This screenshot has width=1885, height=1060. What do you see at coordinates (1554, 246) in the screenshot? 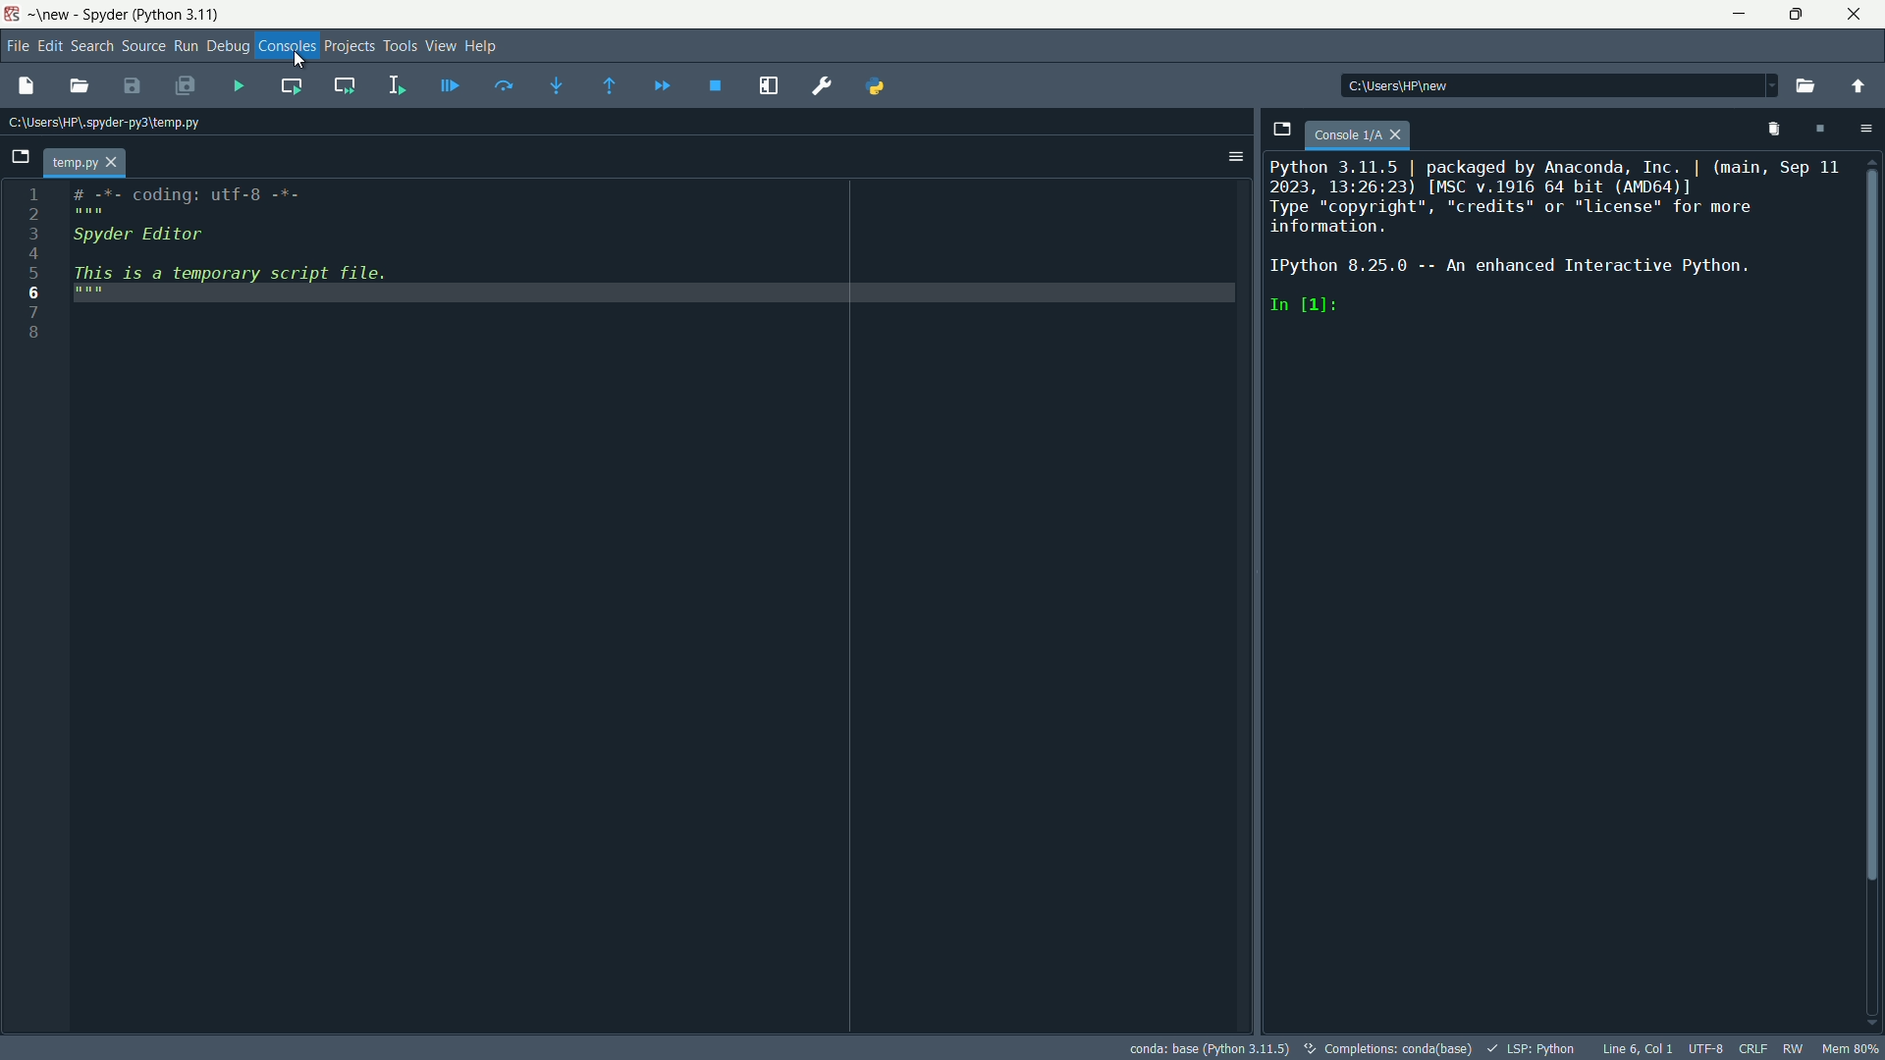
I see `Python 3.11.5 | packaged by Anaconda, Inc. | (main, Sep 11
2023, 13:26:23) [MSC v.1916 64 bit (AMD64)]

Type “copyright”, "credits" or "license" for more
information.

IPython 8.25.0 -- An enhanced Interactive Python.

In [1]:` at bounding box center [1554, 246].